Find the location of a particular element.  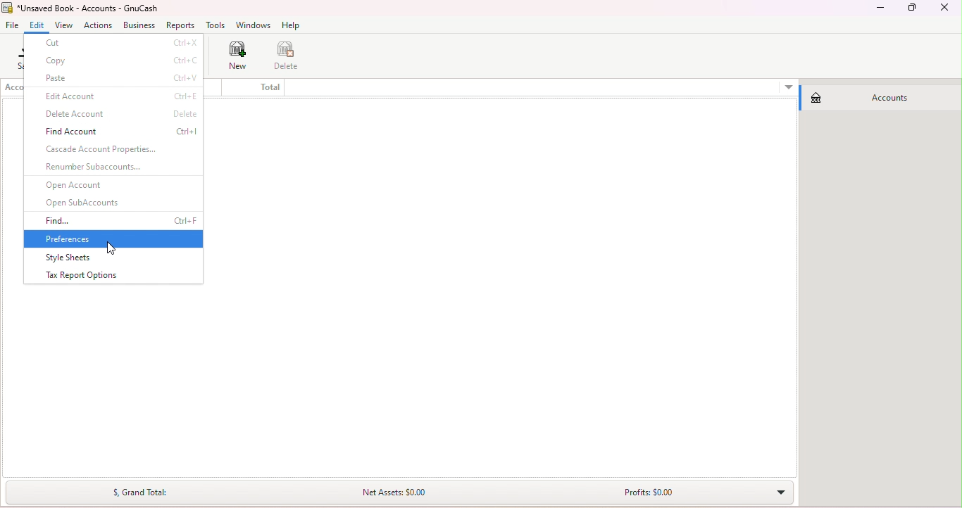

Find is located at coordinates (116, 222).